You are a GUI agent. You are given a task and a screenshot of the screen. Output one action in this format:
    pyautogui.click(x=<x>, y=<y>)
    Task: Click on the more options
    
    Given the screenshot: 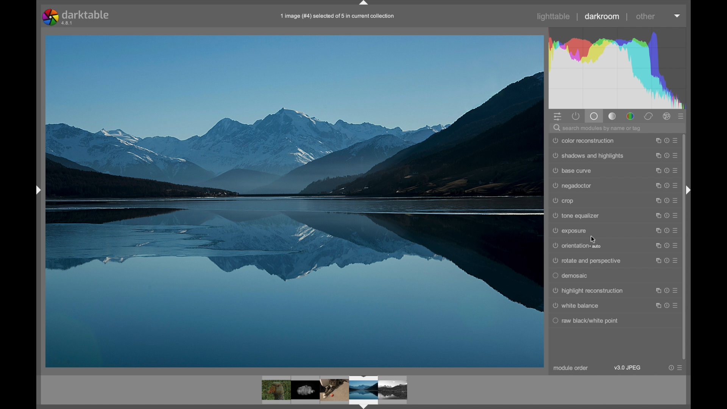 What is the action you would take?
    pyautogui.click(x=667, y=245)
    